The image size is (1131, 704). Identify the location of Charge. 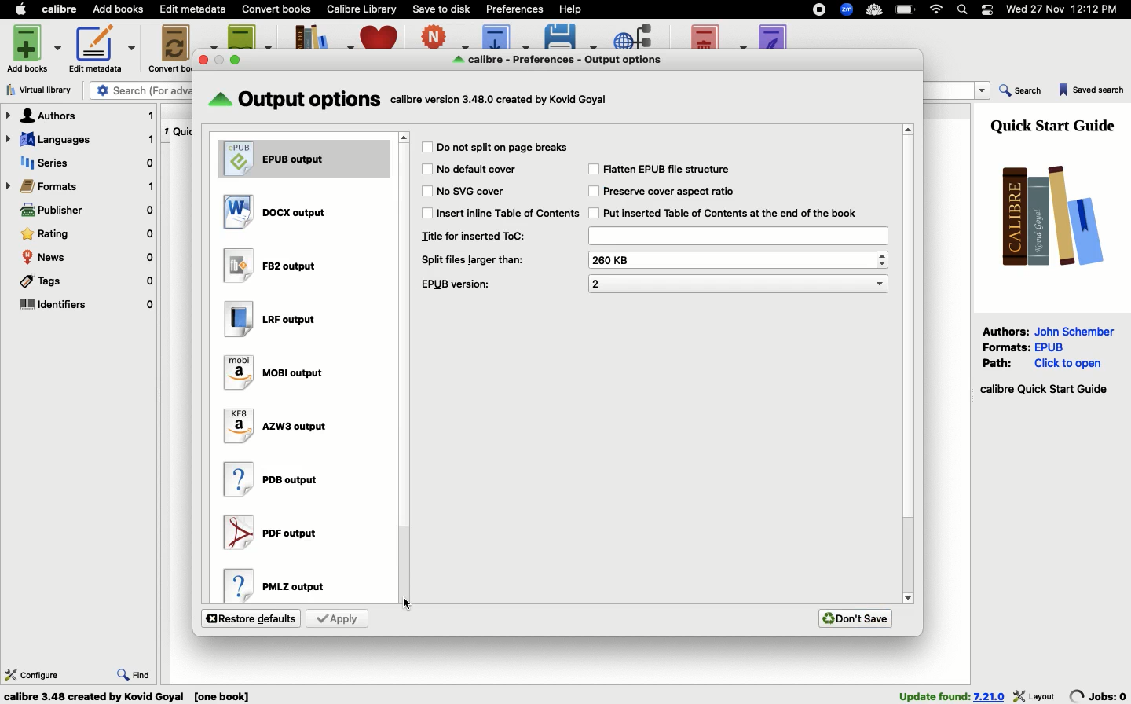
(906, 10).